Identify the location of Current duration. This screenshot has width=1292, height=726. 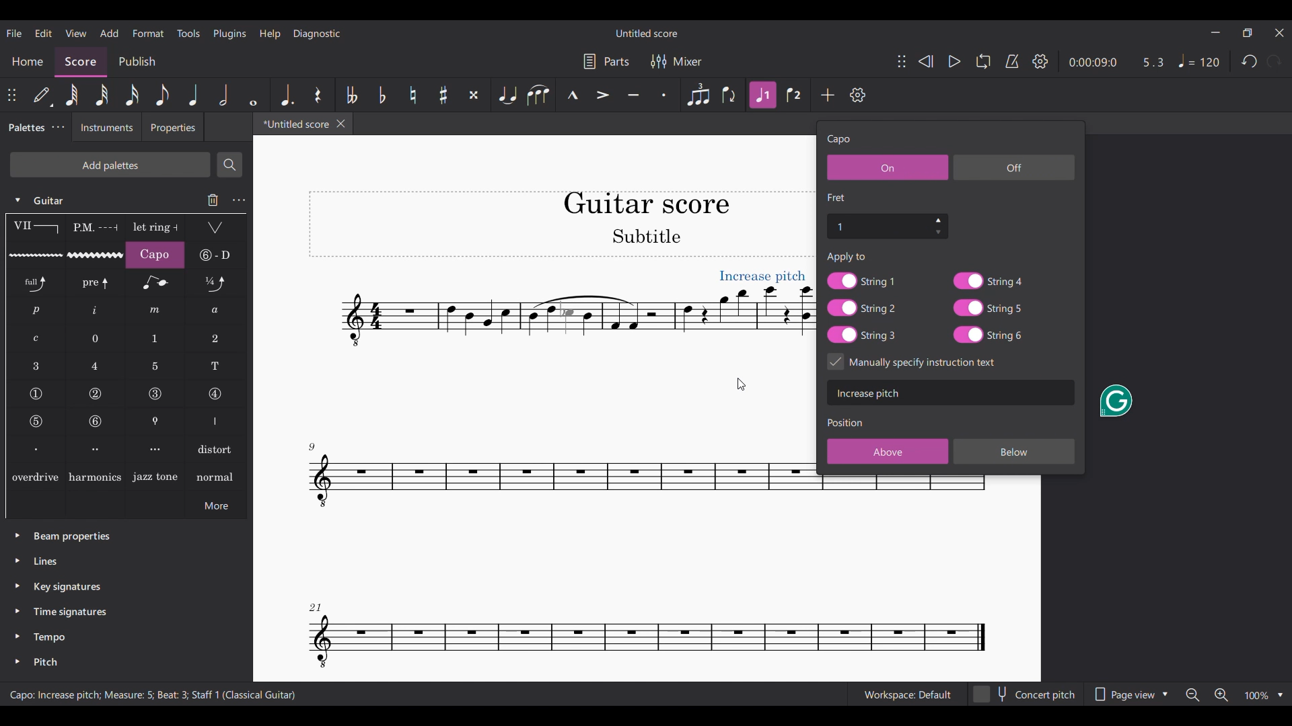
(1093, 61).